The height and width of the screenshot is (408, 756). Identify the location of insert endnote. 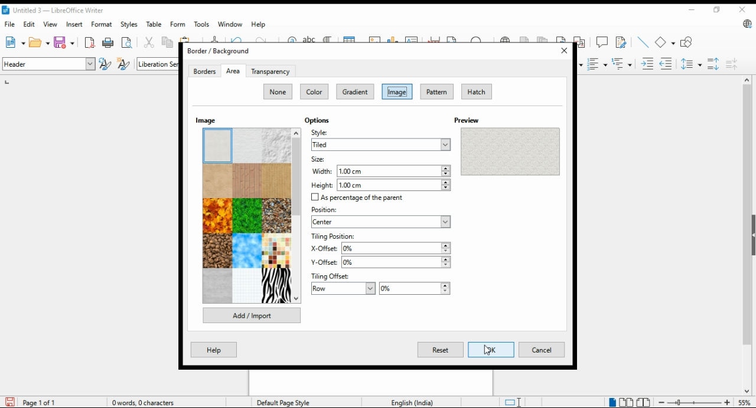
(544, 39).